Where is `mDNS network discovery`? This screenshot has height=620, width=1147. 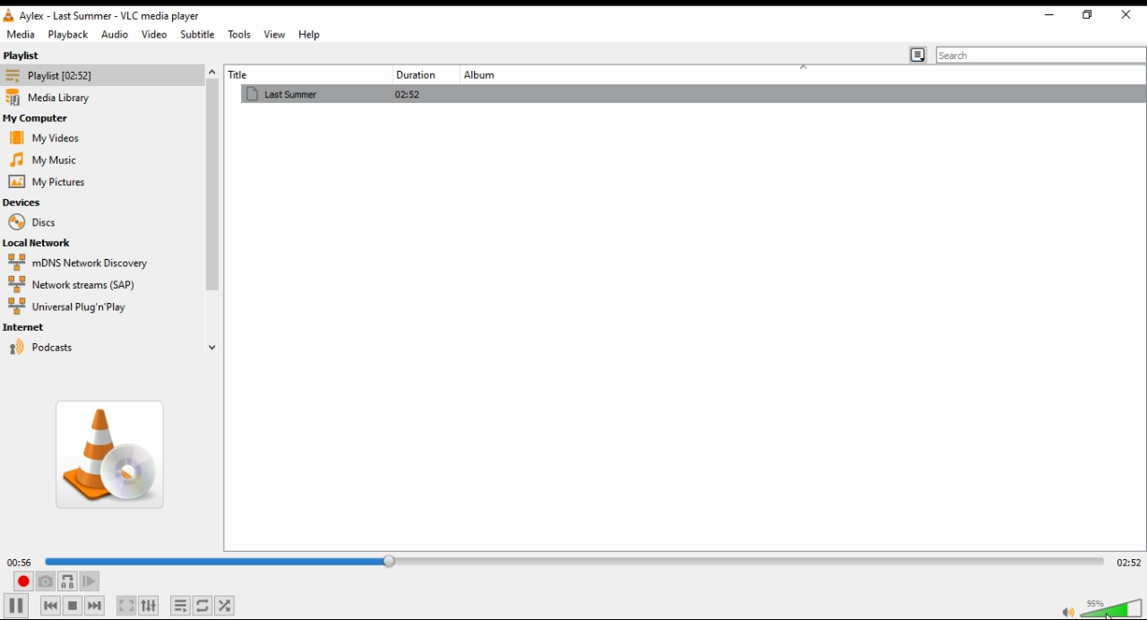 mDNS network discovery is located at coordinates (83, 263).